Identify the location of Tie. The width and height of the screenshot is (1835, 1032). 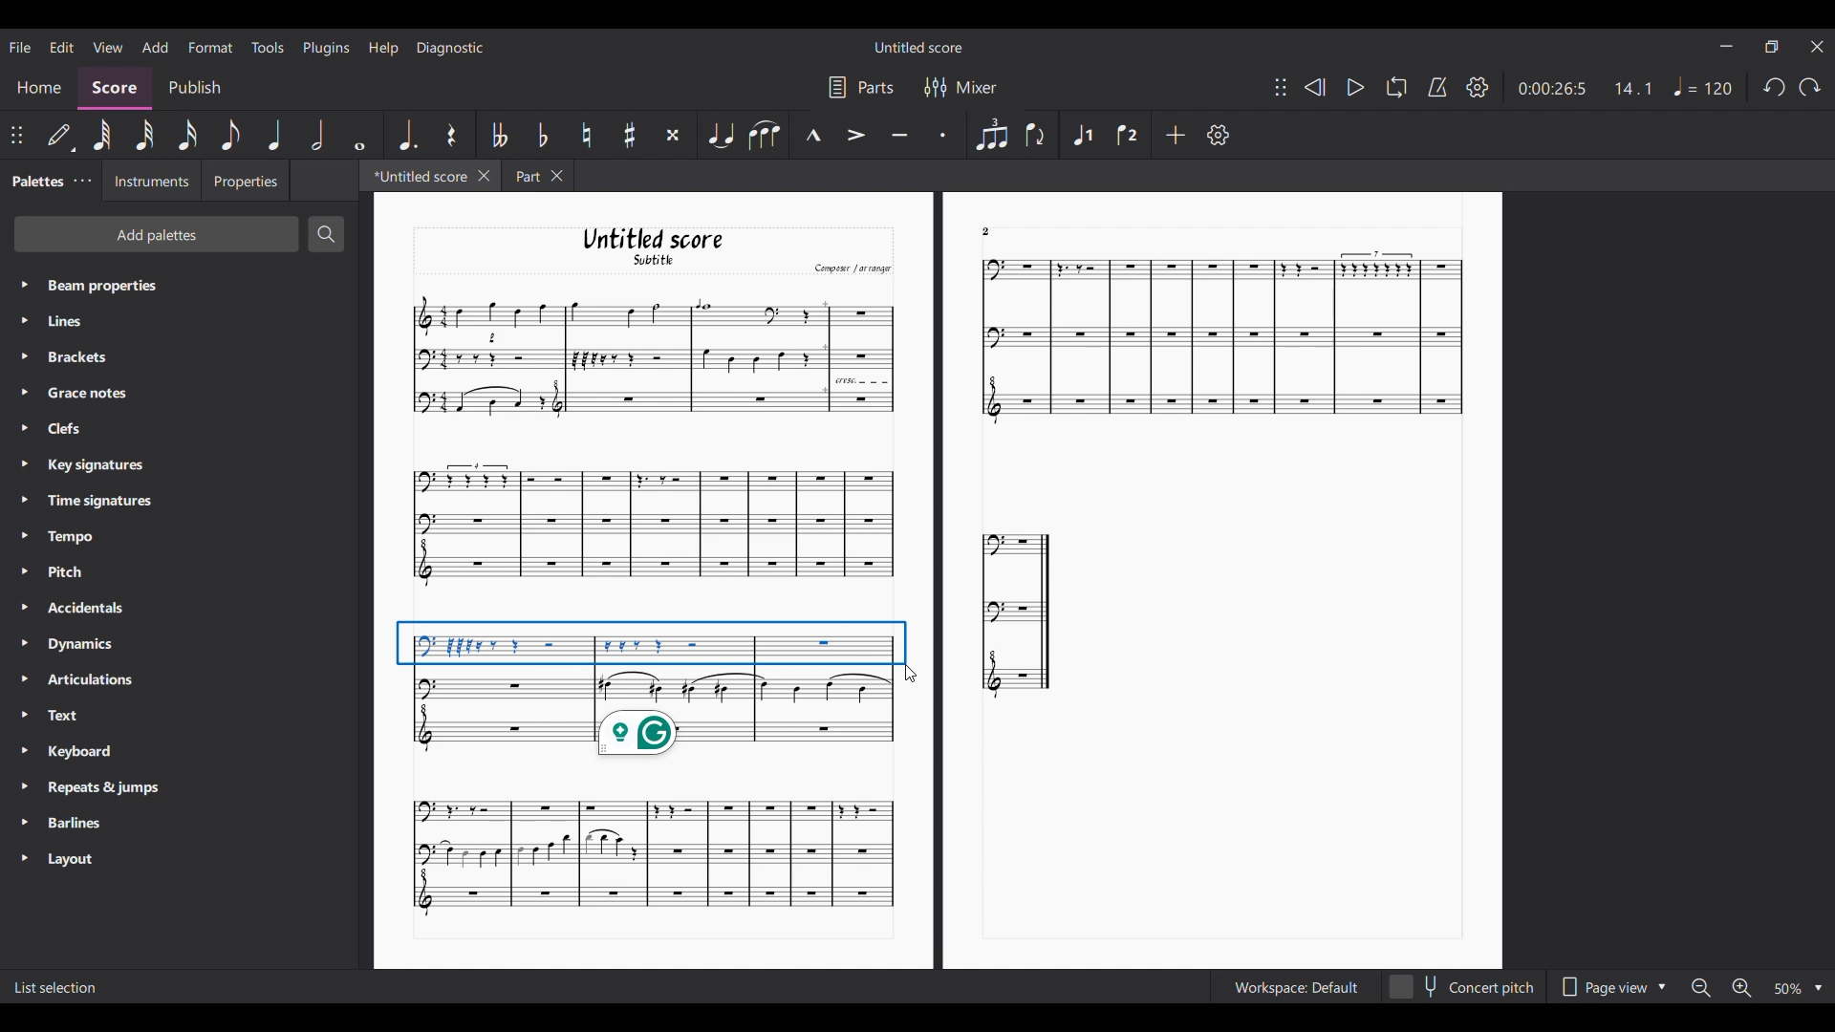
(721, 134).